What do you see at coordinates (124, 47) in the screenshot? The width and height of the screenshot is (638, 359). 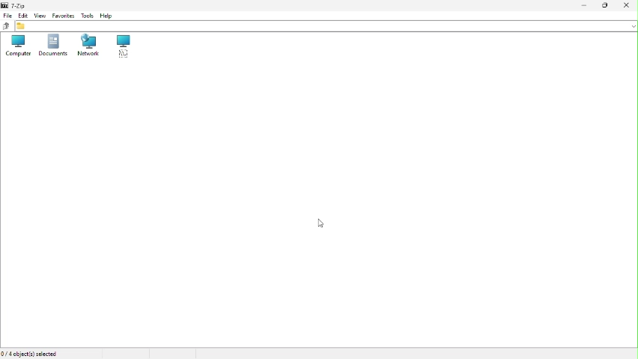 I see `Root` at bounding box center [124, 47].